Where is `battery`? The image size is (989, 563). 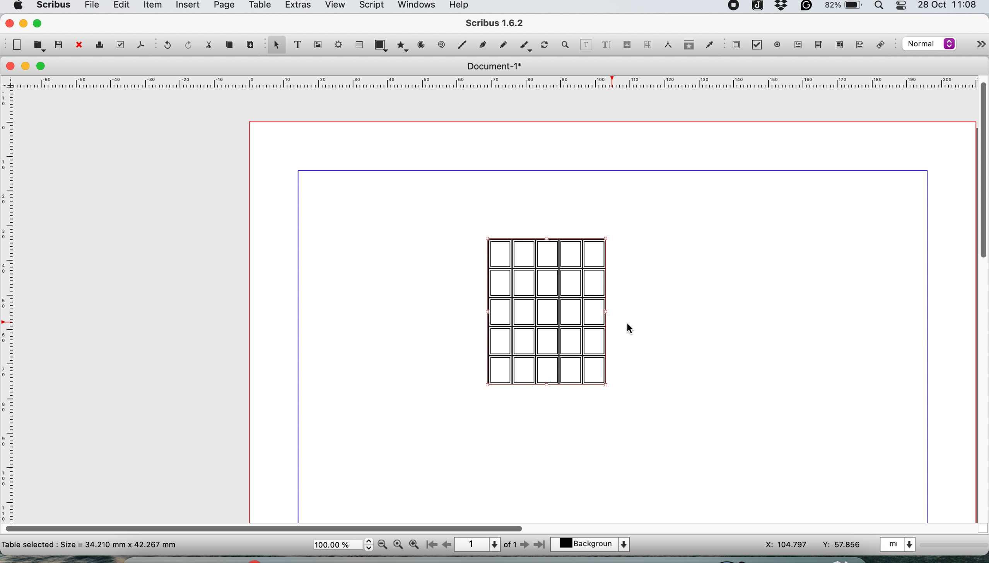
battery is located at coordinates (842, 7).